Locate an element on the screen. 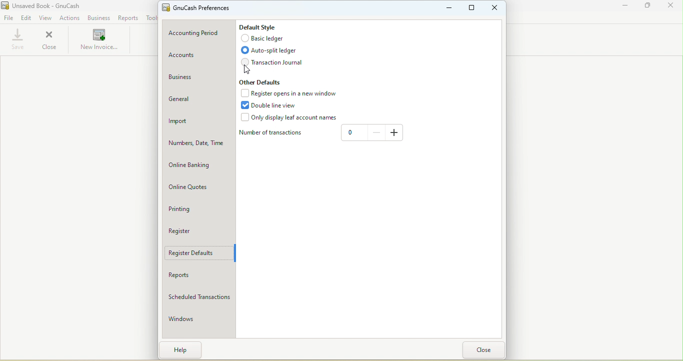 Image resolution: width=683 pixels, height=361 pixels. Actions is located at coordinates (70, 18).